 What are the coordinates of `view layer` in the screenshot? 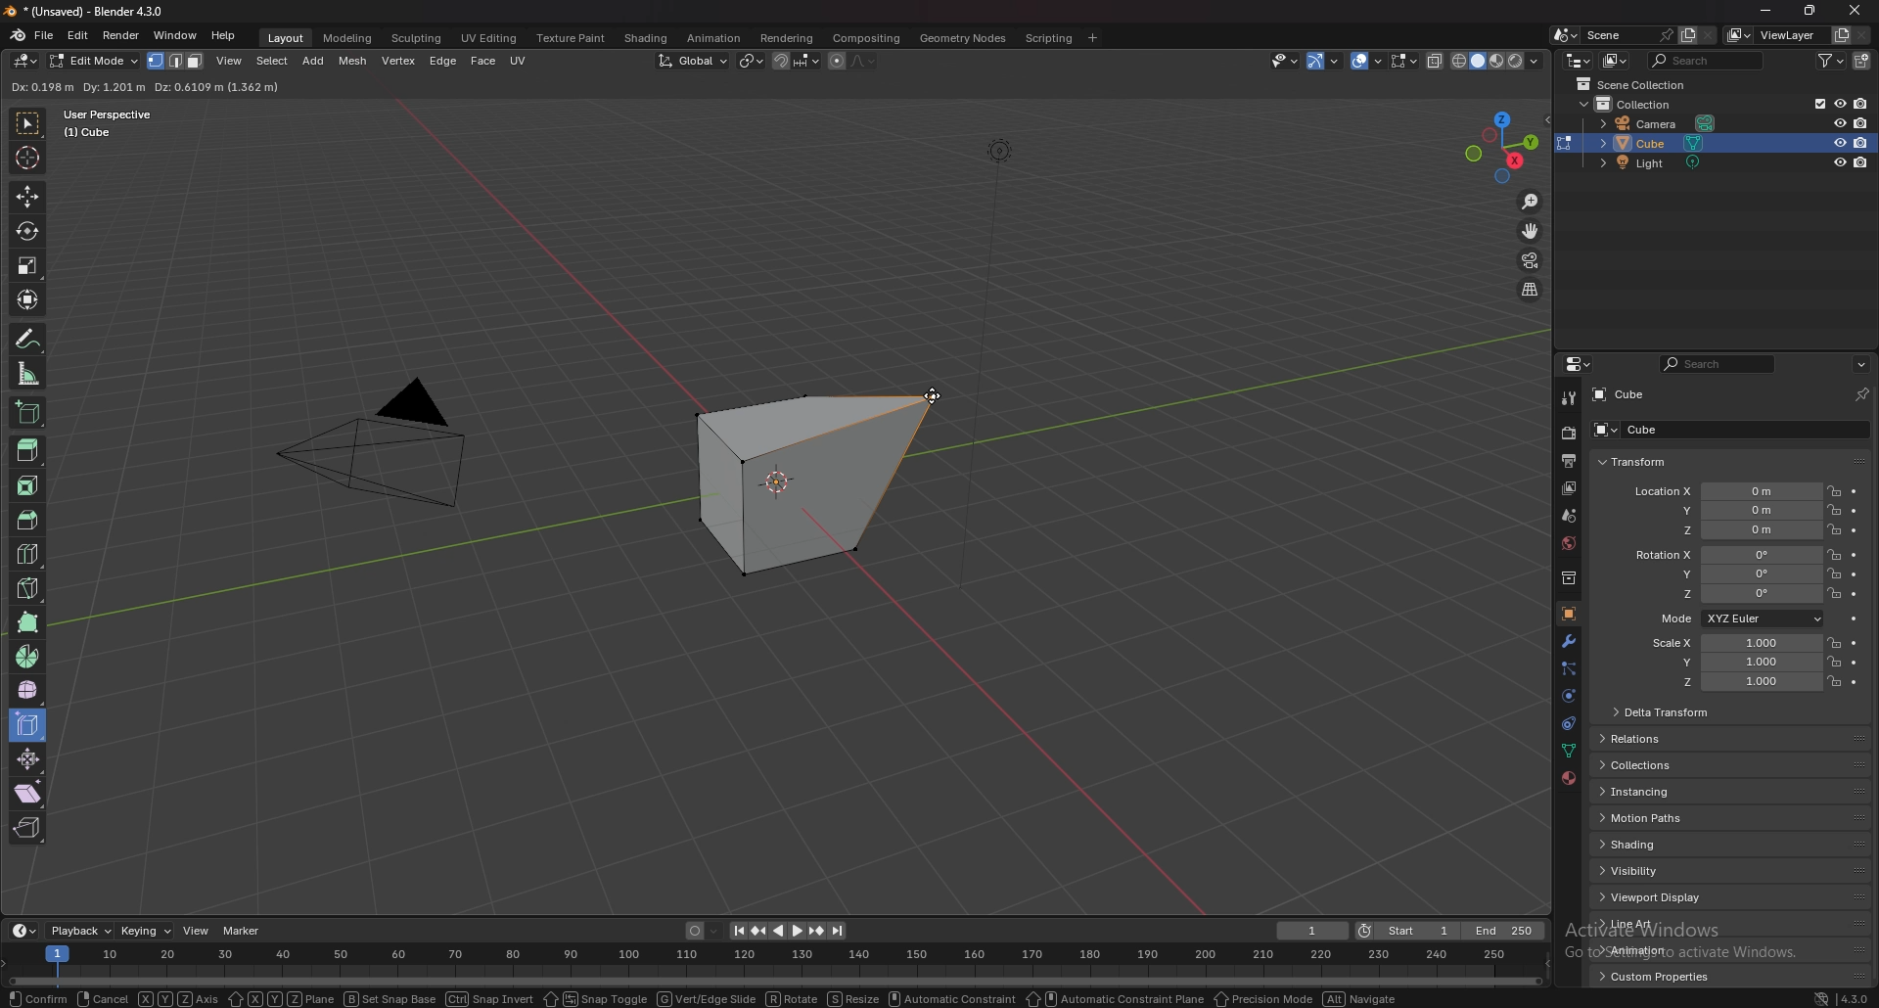 It's located at (1567, 488).